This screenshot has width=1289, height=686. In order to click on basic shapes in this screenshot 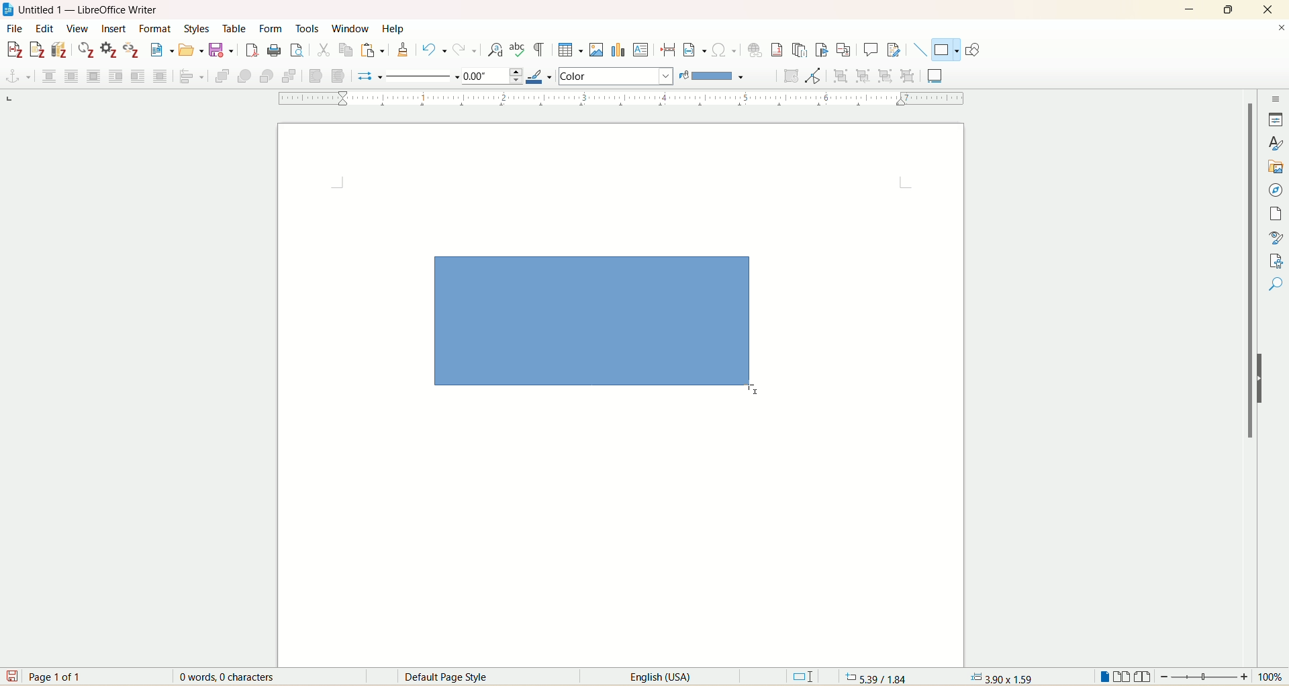, I will do `click(944, 50)`.